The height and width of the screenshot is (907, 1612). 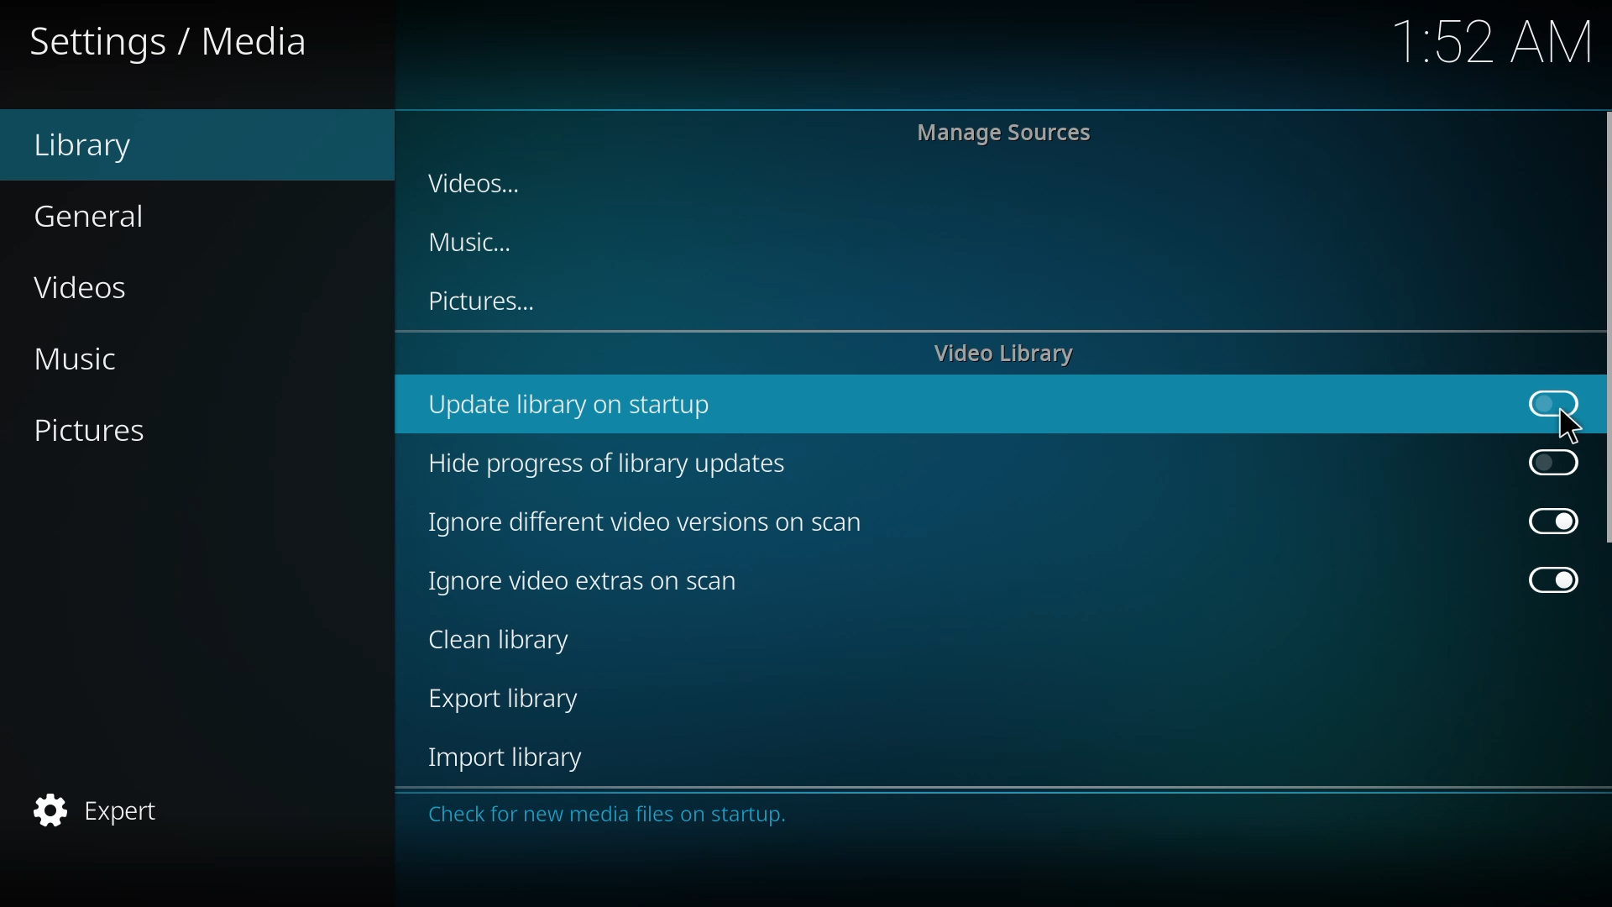 What do you see at coordinates (615, 815) in the screenshot?
I see `info` at bounding box center [615, 815].